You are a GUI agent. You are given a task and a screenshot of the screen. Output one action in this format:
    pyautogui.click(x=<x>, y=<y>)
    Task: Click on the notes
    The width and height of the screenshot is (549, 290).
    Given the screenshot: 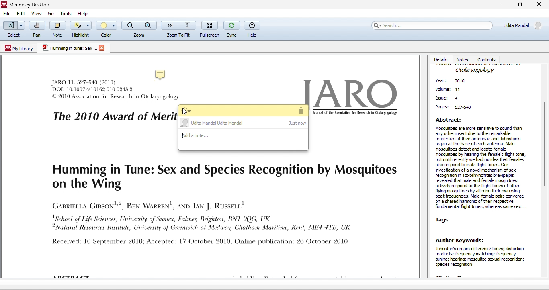 What is the action you would take?
    pyautogui.click(x=464, y=59)
    